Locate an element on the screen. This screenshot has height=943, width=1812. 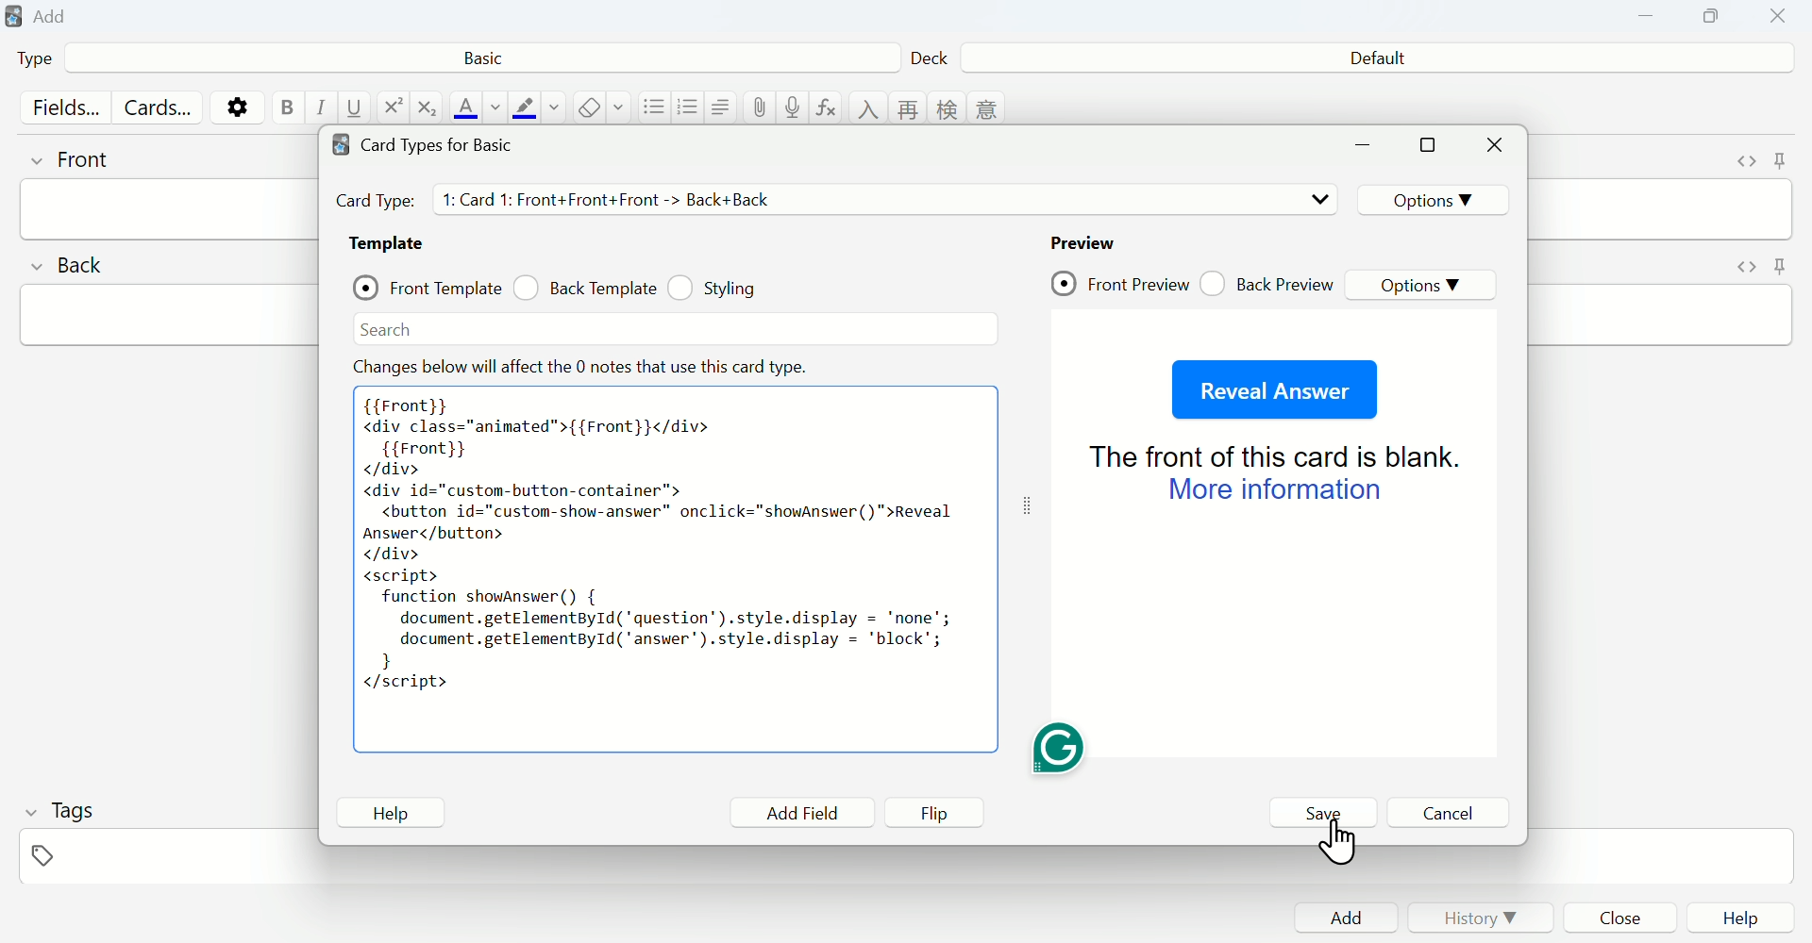
Minimize is located at coordinates (1653, 21).